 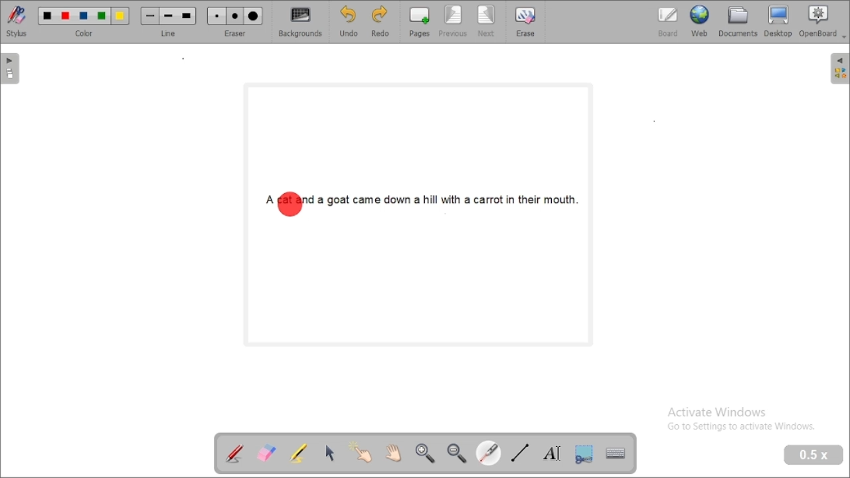 I want to click on stylus, so click(x=17, y=22).